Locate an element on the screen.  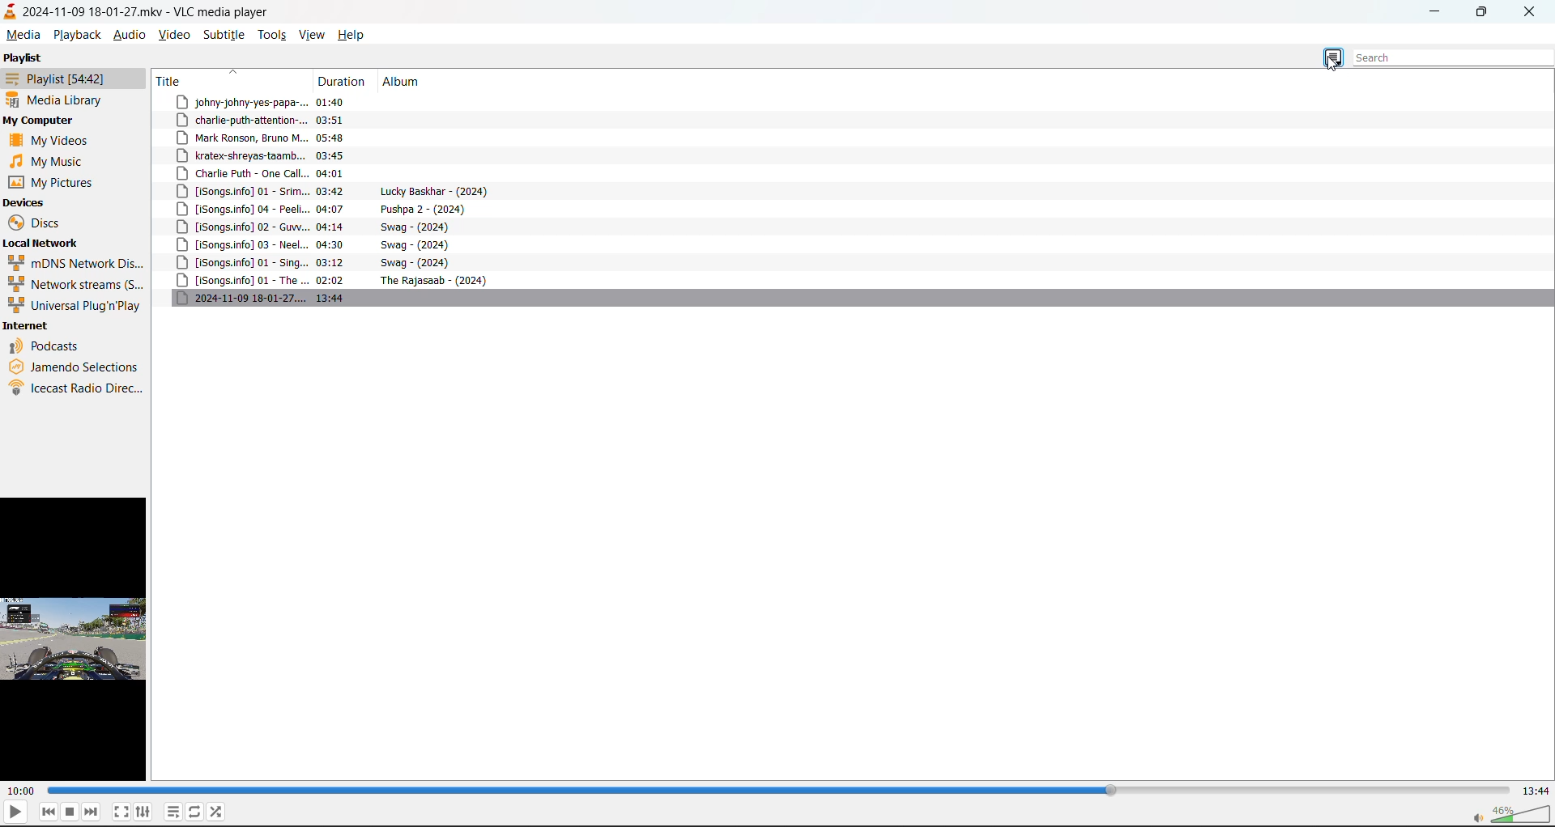
next is located at coordinates (91, 812).